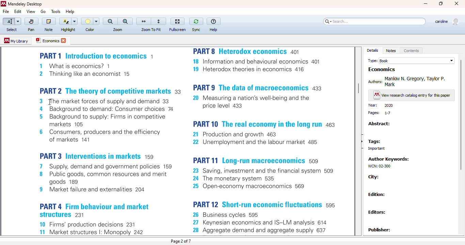  I want to click on note, so click(49, 22).